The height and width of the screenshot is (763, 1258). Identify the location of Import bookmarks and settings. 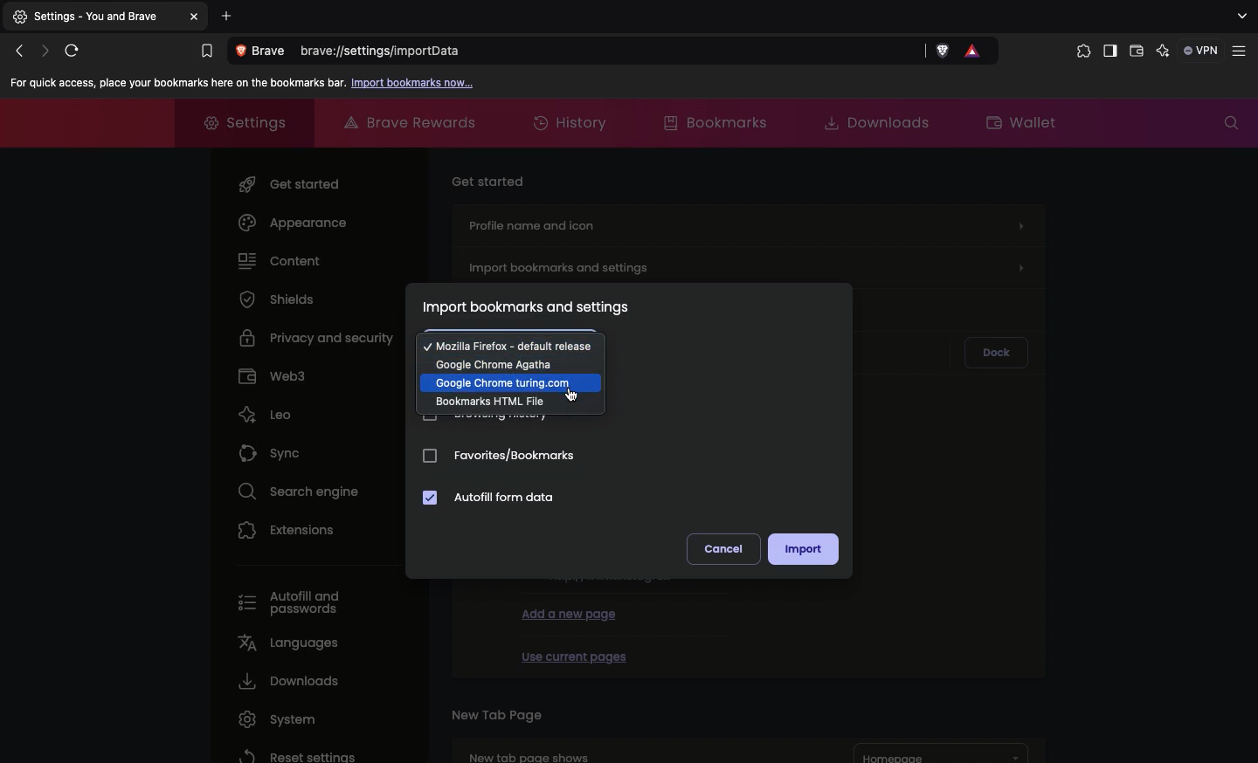
(526, 307).